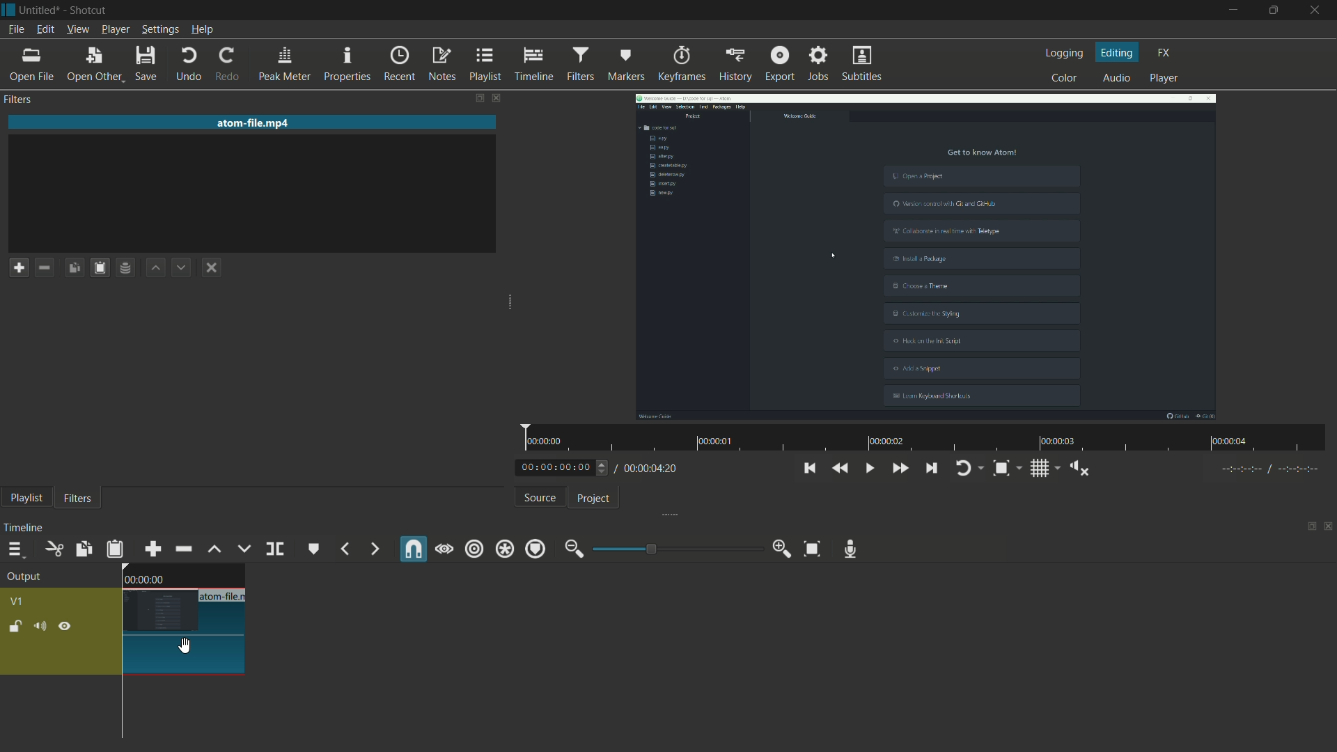  What do you see at coordinates (1306, 530) in the screenshot?
I see `change layout` at bounding box center [1306, 530].